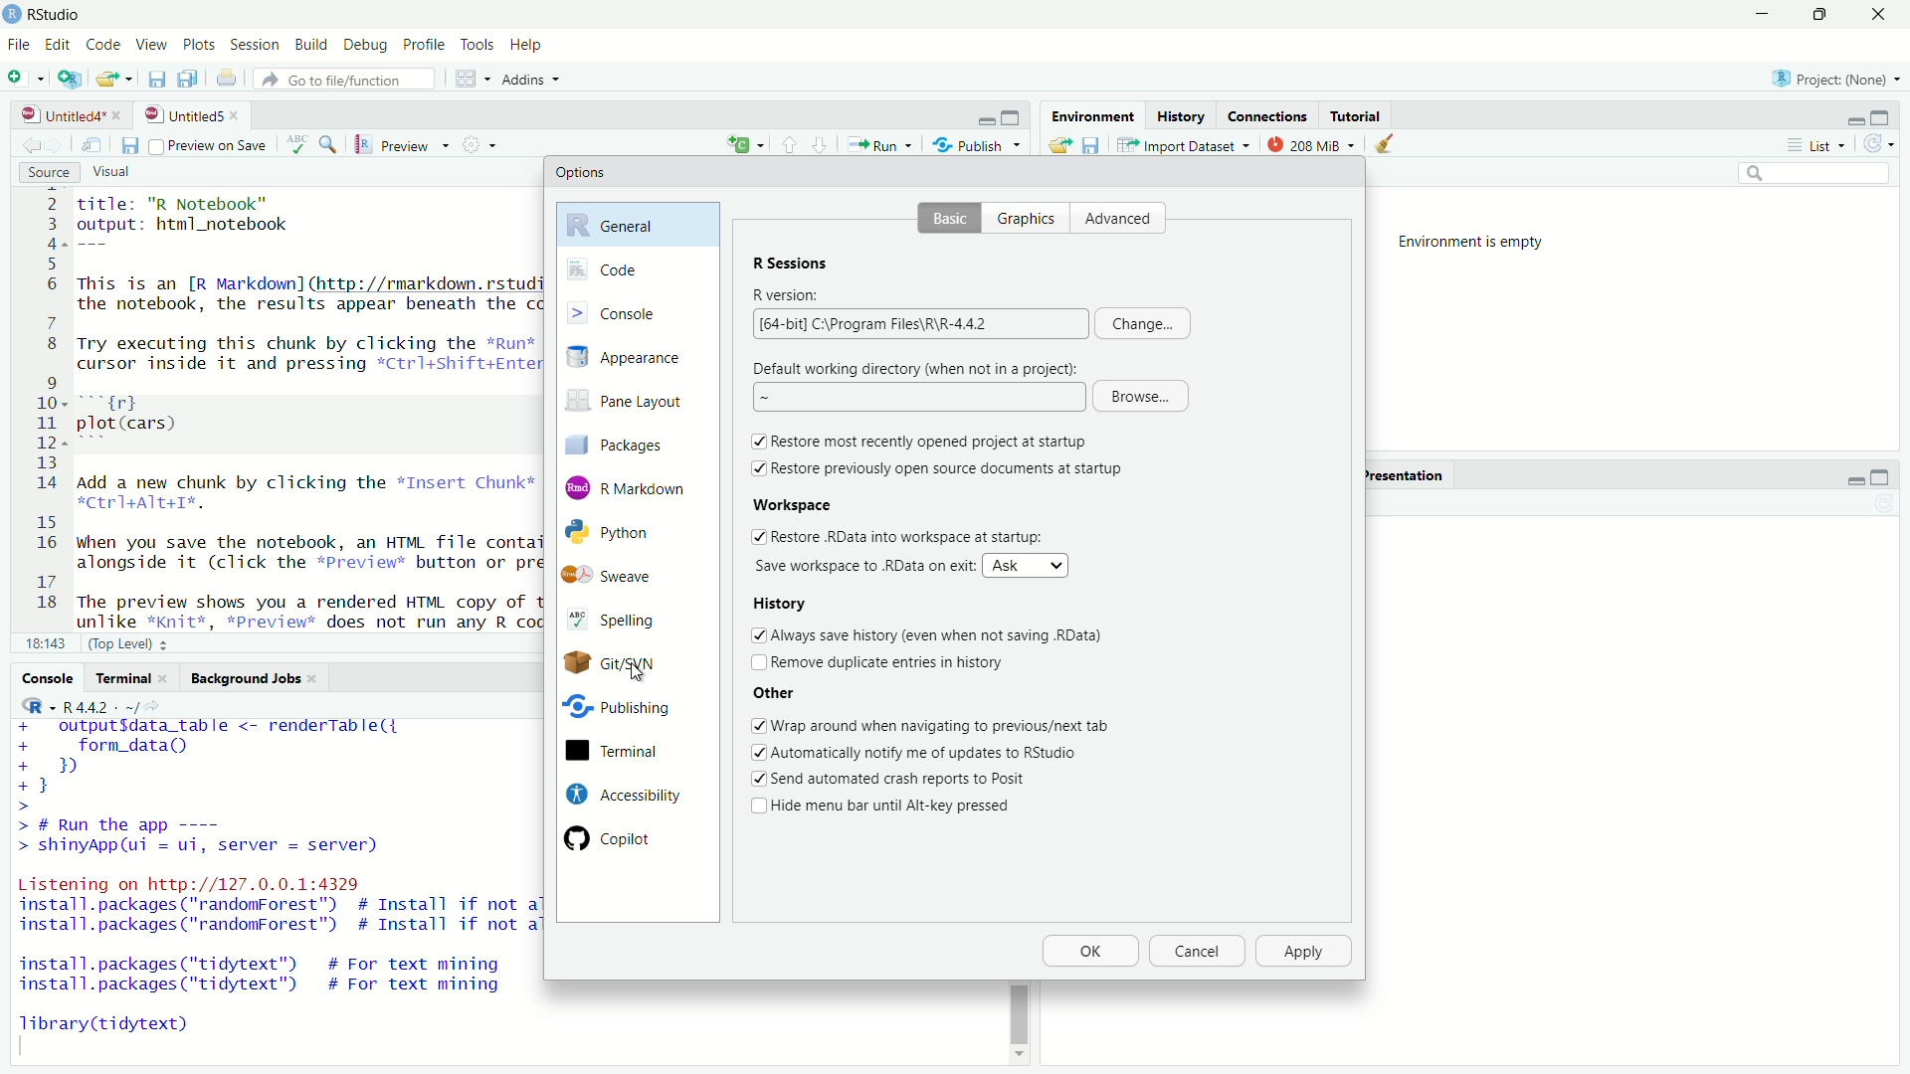  What do you see at coordinates (1817, 15) in the screenshot?
I see `maximise` at bounding box center [1817, 15].